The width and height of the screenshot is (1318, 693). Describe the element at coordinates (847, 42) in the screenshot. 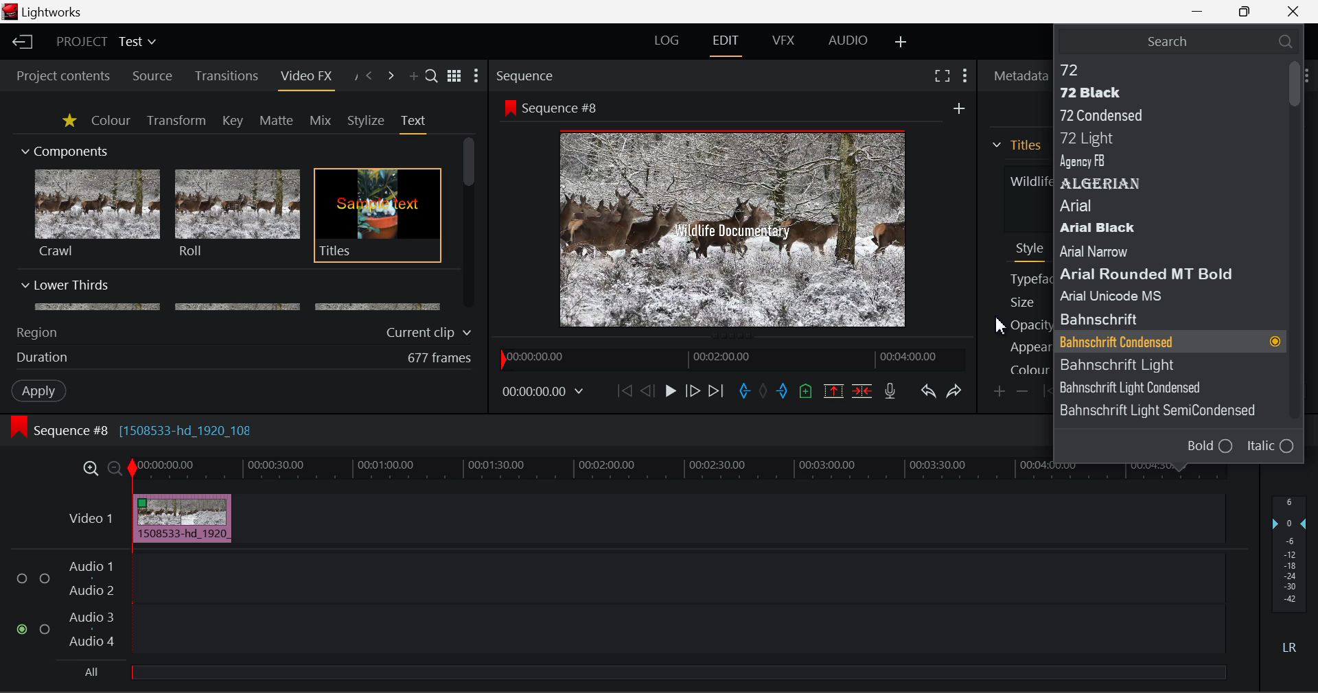

I see `AUDIO Layout` at that location.